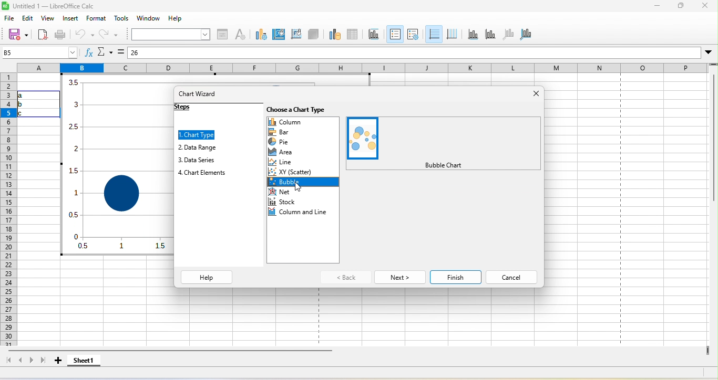 Image resolution: width=718 pixels, height=380 pixels. What do you see at coordinates (313, 34) in the screenshot?
I see `3D ` at bounding box center [313, 34].